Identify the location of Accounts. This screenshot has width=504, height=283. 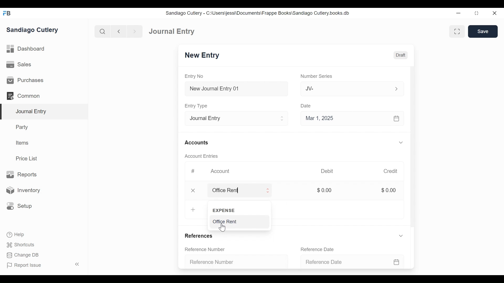
(196, 143).